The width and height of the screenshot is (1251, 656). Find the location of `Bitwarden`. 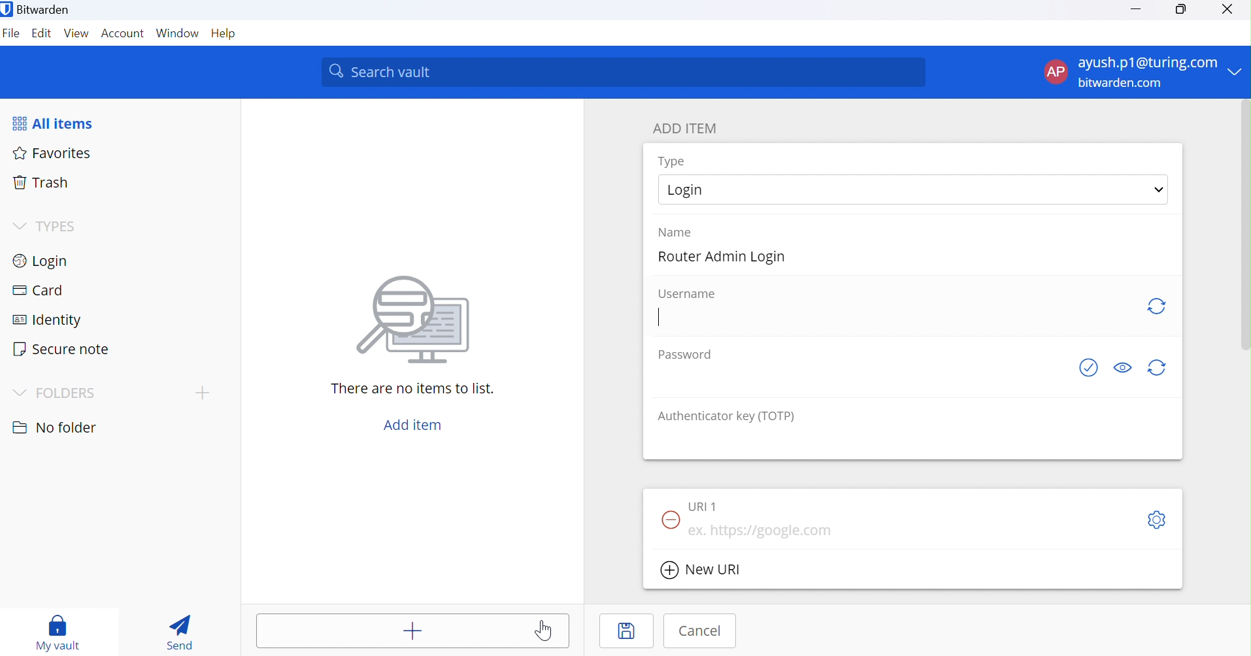

Bitwarden is located at coordinates (37, 8).